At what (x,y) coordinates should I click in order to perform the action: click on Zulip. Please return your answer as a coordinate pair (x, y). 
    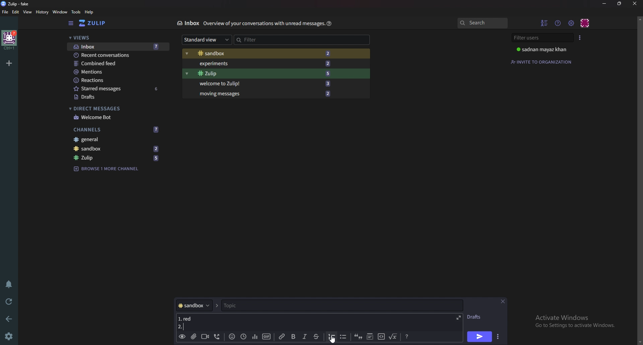
    Looking at the image, I should click on (262, 74).